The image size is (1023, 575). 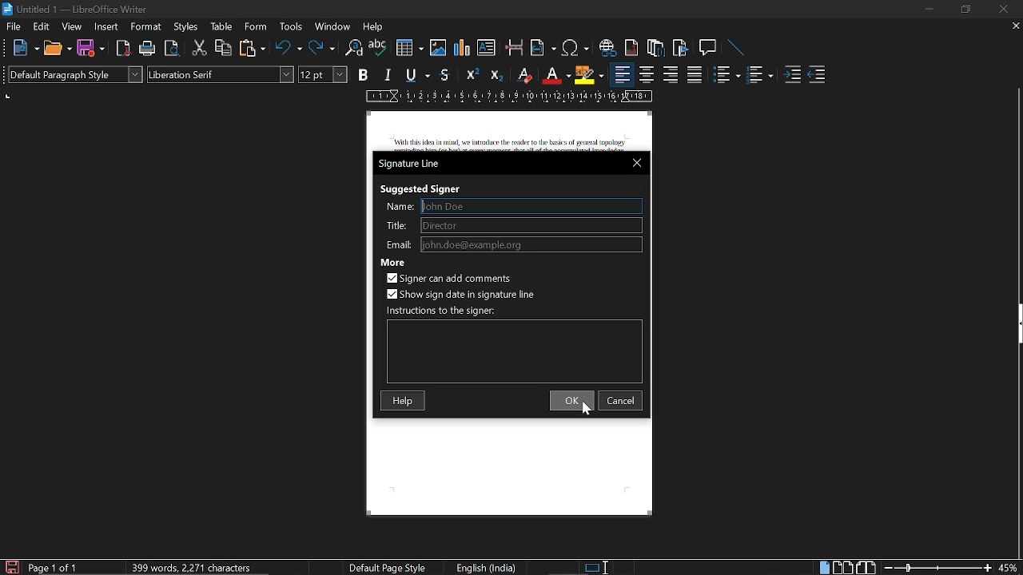 What do you see at coordinates (321, 48) in the screenshot?
I see `redo` at bounding box center [321, 48].